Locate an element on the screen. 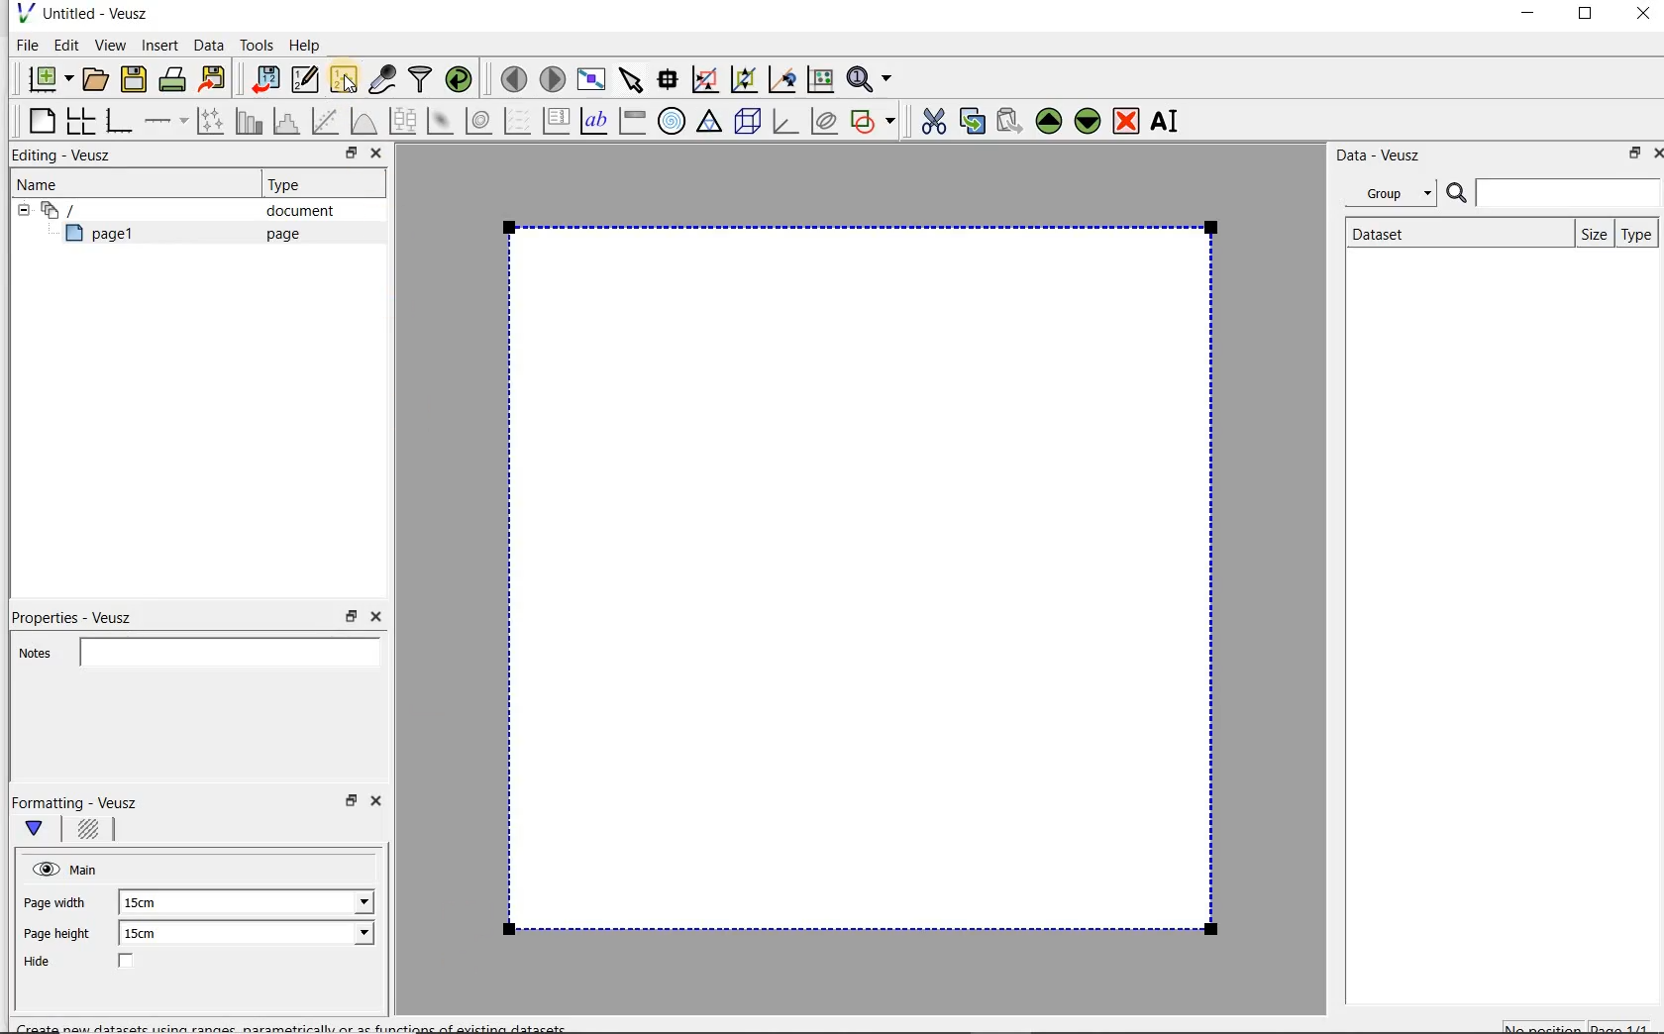  Read data points on the graph is located at coordinates (671, 80).